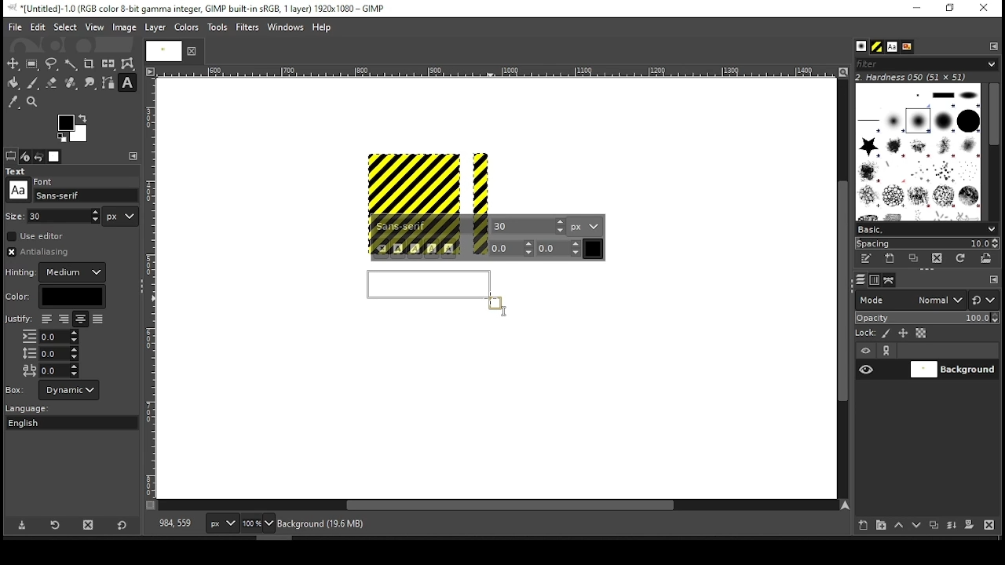  What do you see at coordinates (38, 27) in the screenshot?
I see `edit` at bounding box center [38, 27].